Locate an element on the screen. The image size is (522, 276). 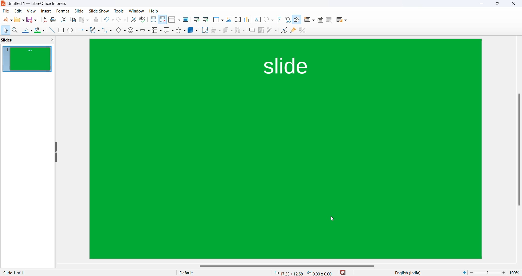
insert image is located at coordinates (229, 19).